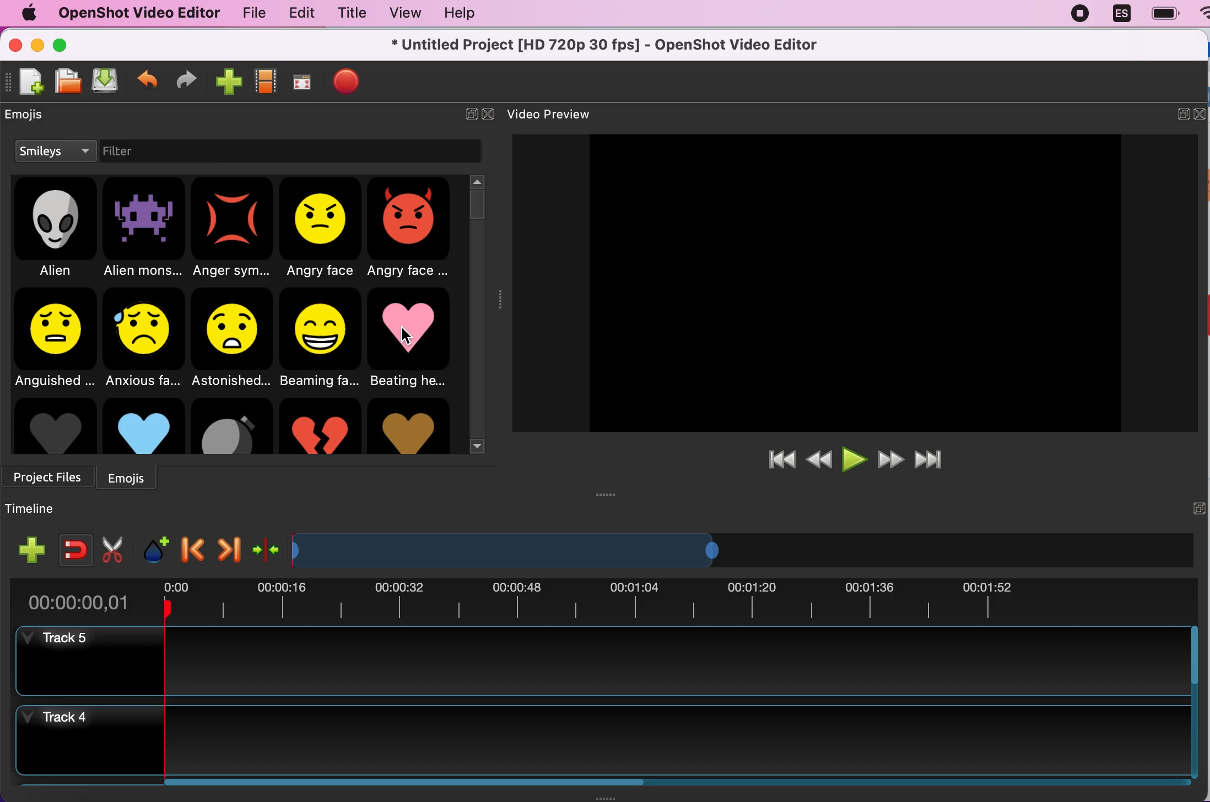 The width and height of the screenshot is (1210, 802). Describe the element at coordinates (14, 48) in the screenshot. I see `close` at that location.